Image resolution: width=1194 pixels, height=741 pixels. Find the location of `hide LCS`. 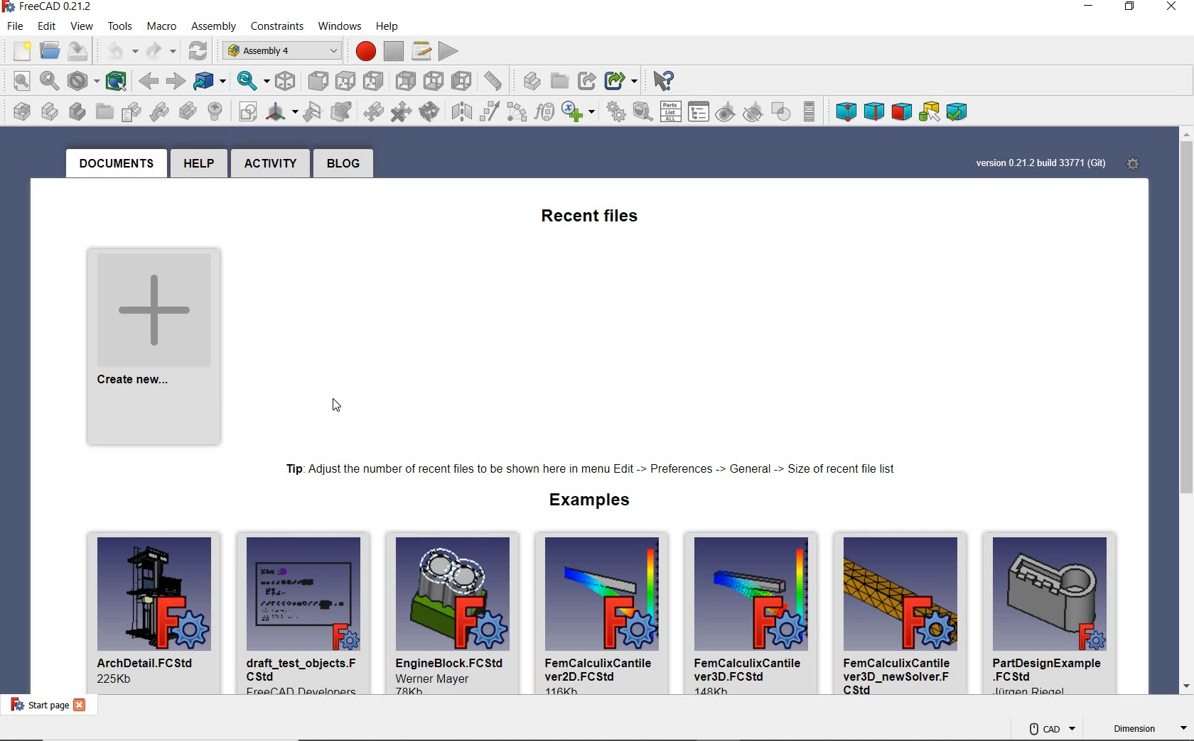

hide LCS is located at coordinates (753, 109).